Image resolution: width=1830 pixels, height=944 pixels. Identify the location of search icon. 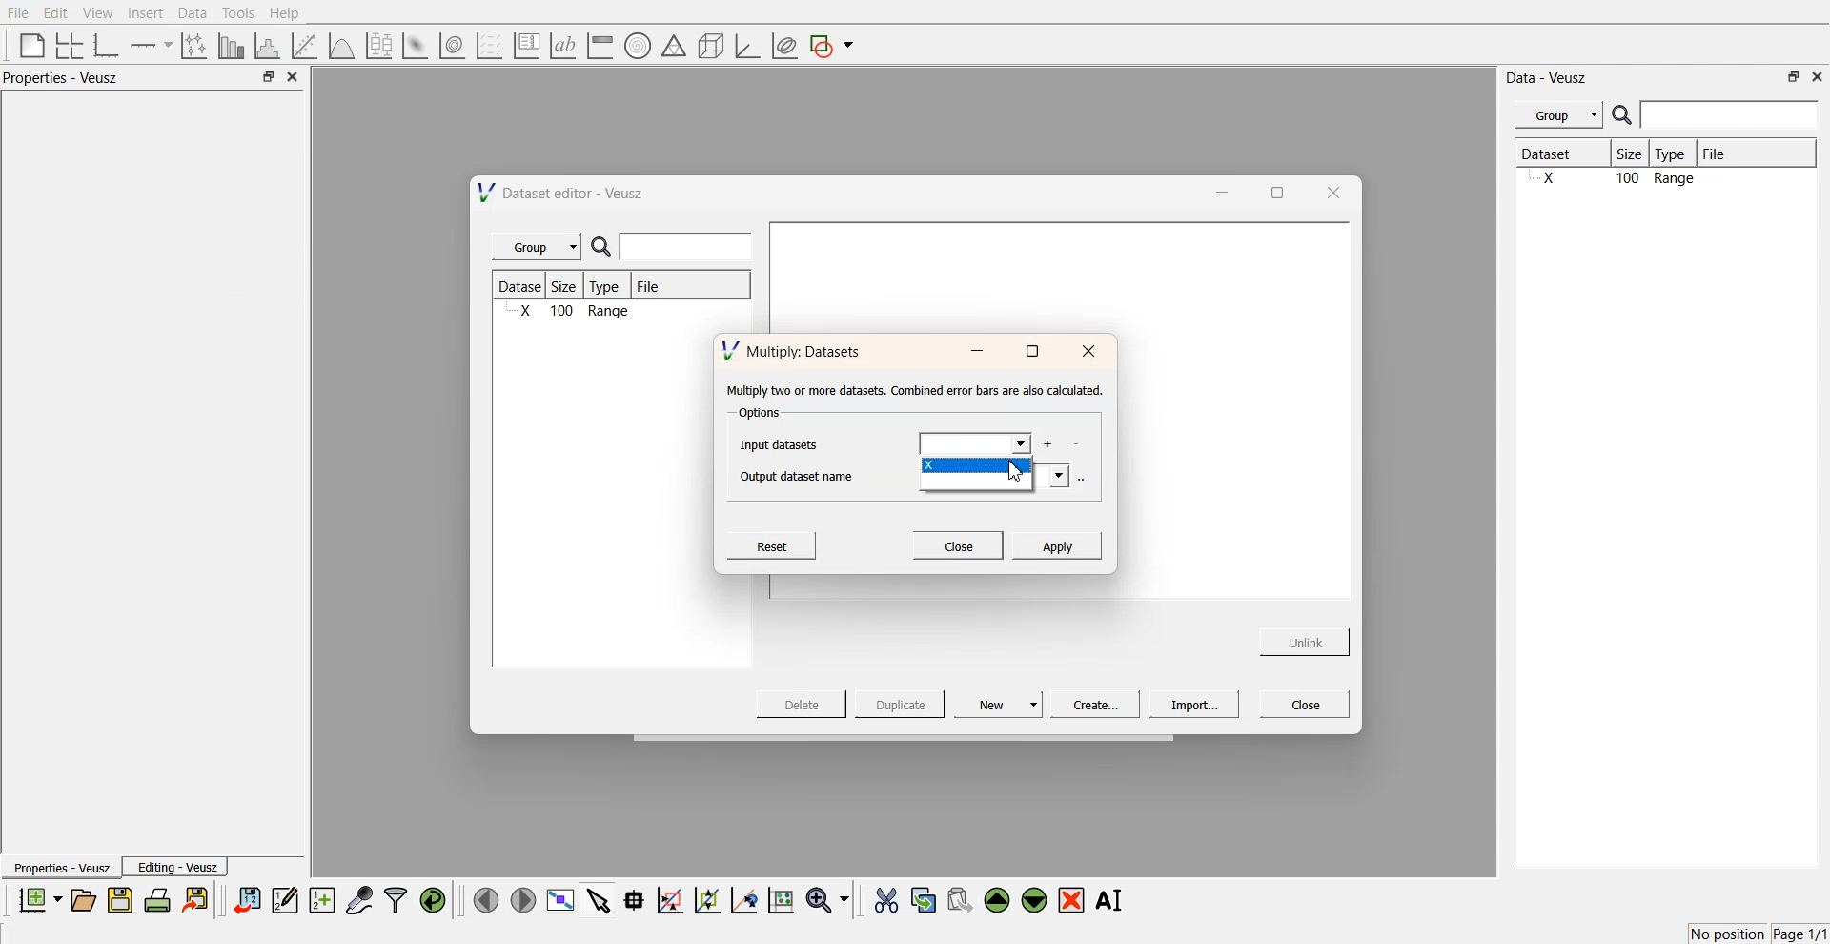
(1624, 114).